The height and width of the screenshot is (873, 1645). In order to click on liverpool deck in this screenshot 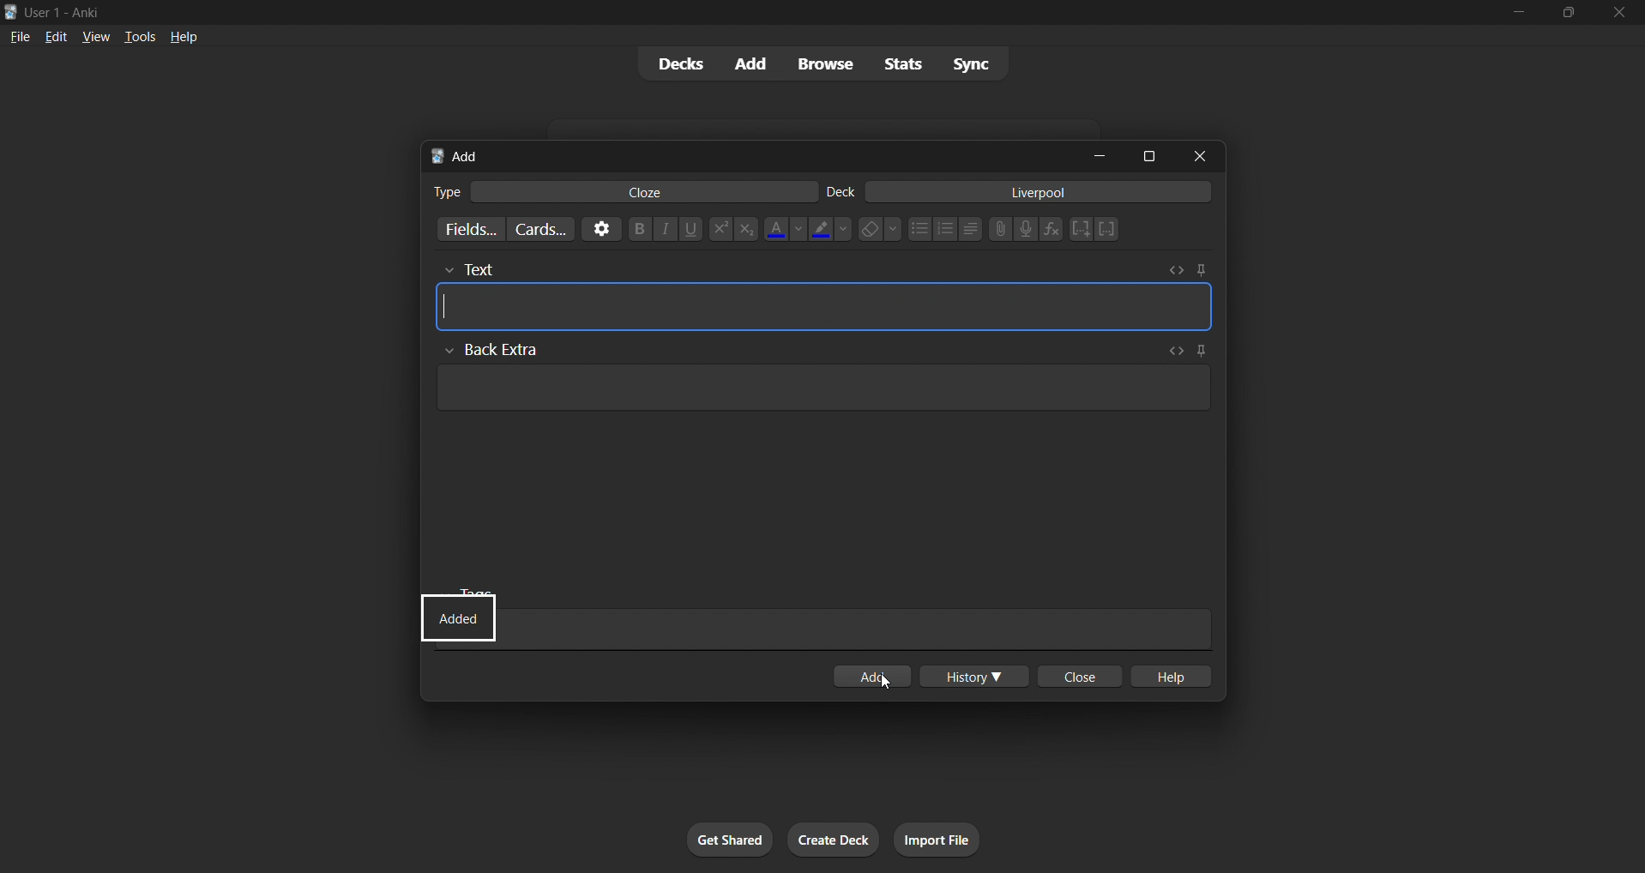, I will do `click(1045, 195)`.